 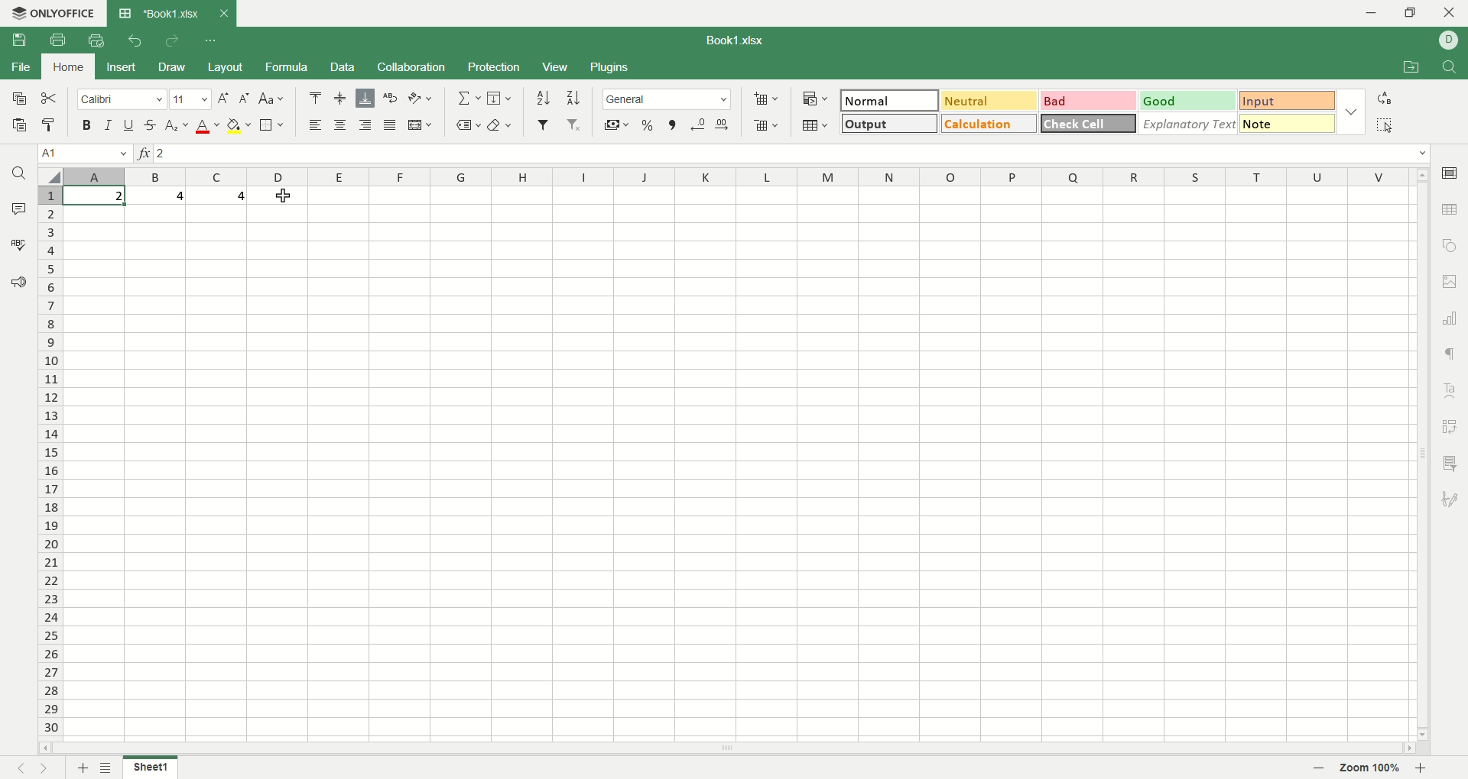 What do you see at coordinates (1349, 113) in the screenshot?
I see `options` at bounding box center [1349, 113].